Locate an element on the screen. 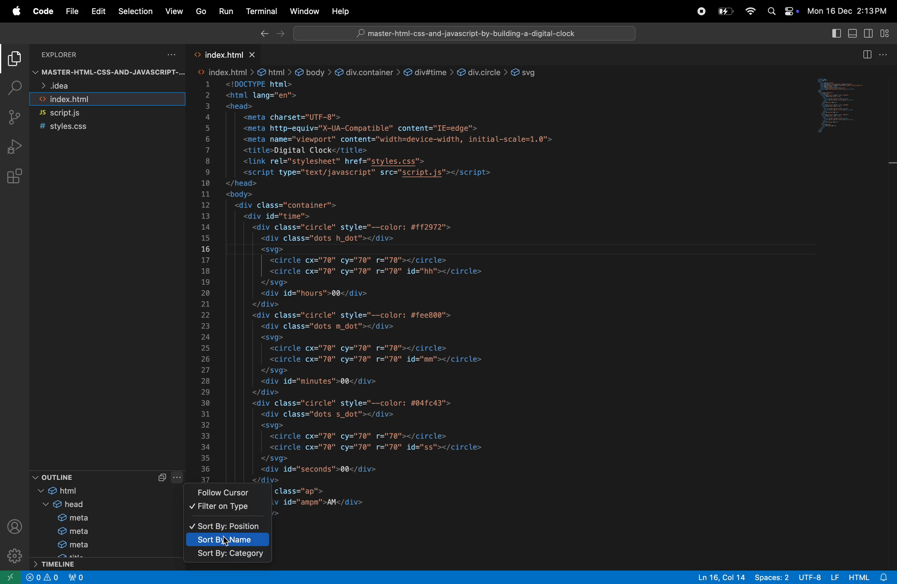 The width and height of the screenshot is (897, 584). sort by category is located at coordinates (227, 554).